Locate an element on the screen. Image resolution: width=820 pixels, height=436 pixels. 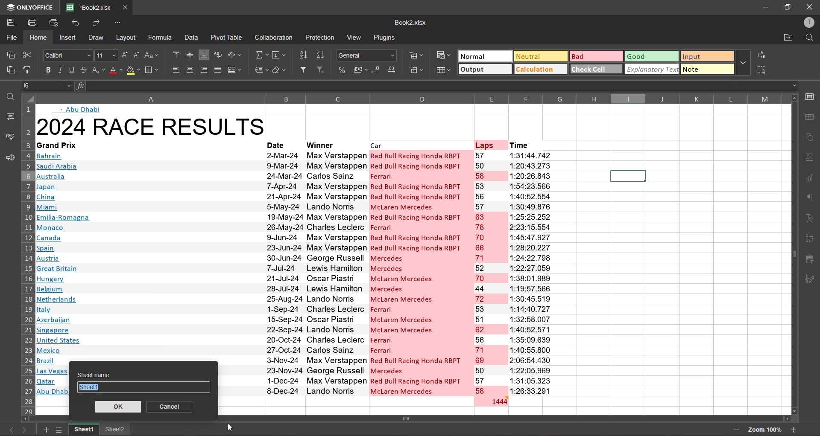
total is located at coordinates (490, 401).